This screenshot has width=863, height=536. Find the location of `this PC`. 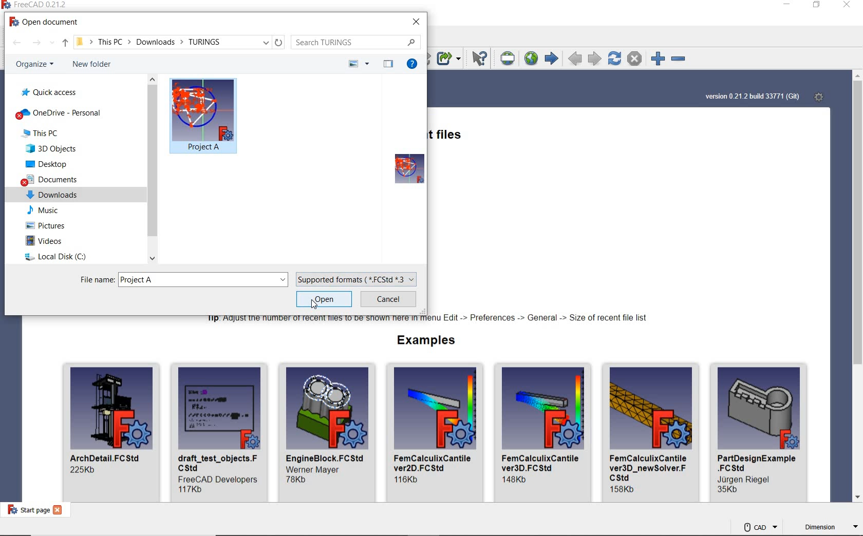

this PC is located at coordinates (43, 132).